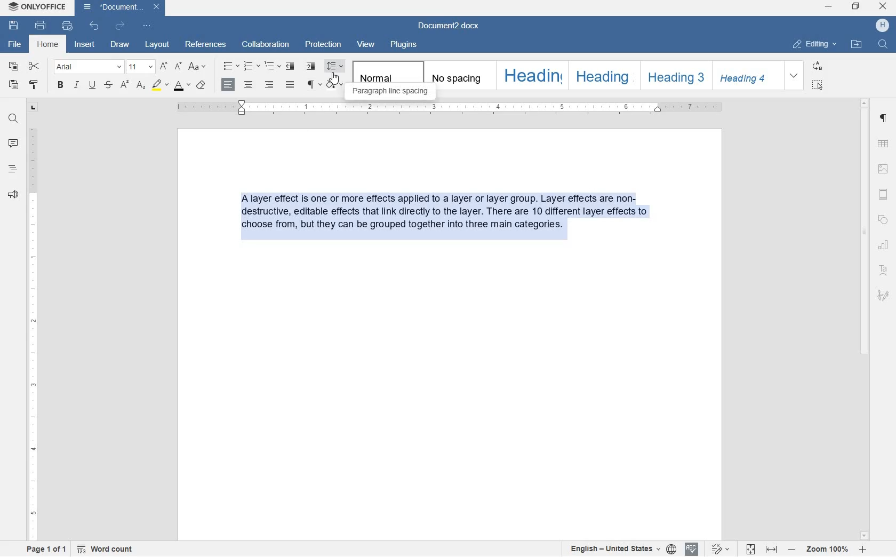 The height and width of the screenshot is (557, 896). I want to click on underline, so click(93, 85).